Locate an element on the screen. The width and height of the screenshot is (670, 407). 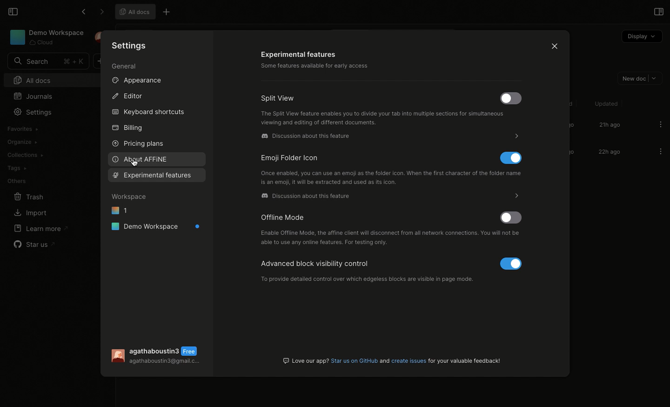
Demo workspace is located at coordinates (156, 226).